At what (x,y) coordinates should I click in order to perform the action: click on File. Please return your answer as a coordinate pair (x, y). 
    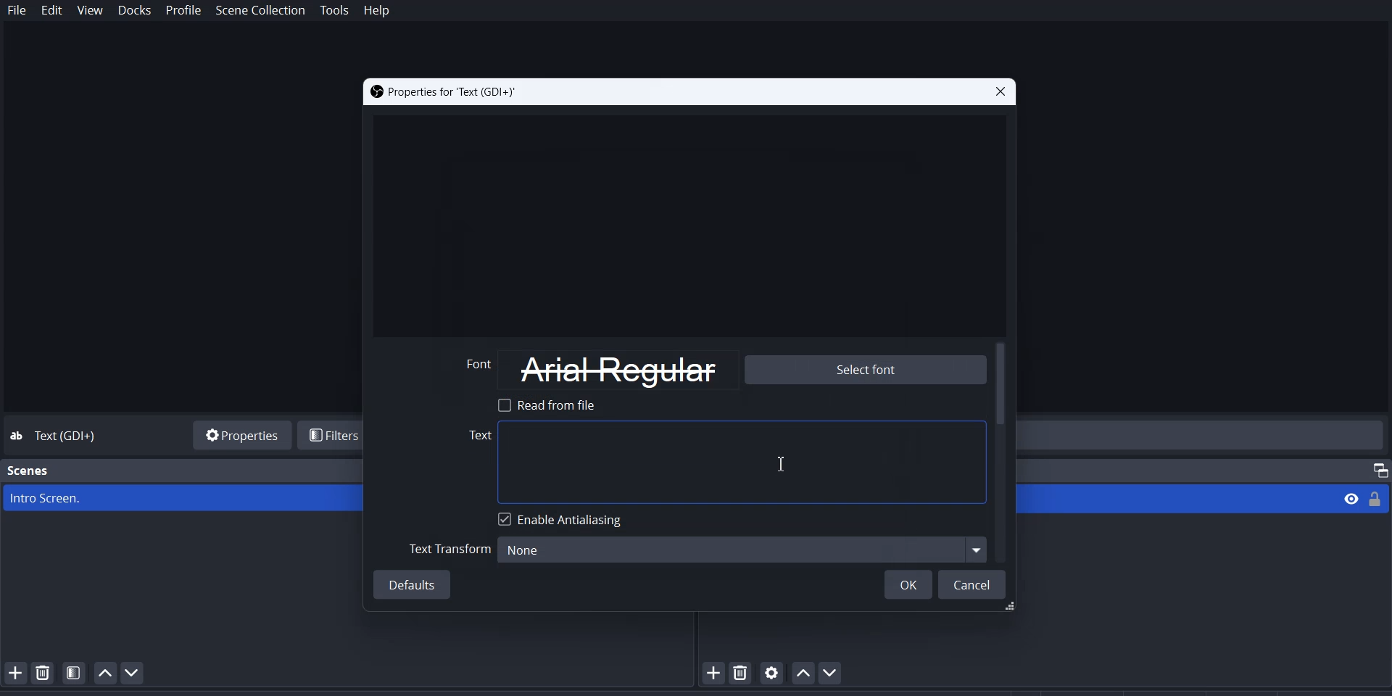
    Looking at the image, I should click on (17, 11).